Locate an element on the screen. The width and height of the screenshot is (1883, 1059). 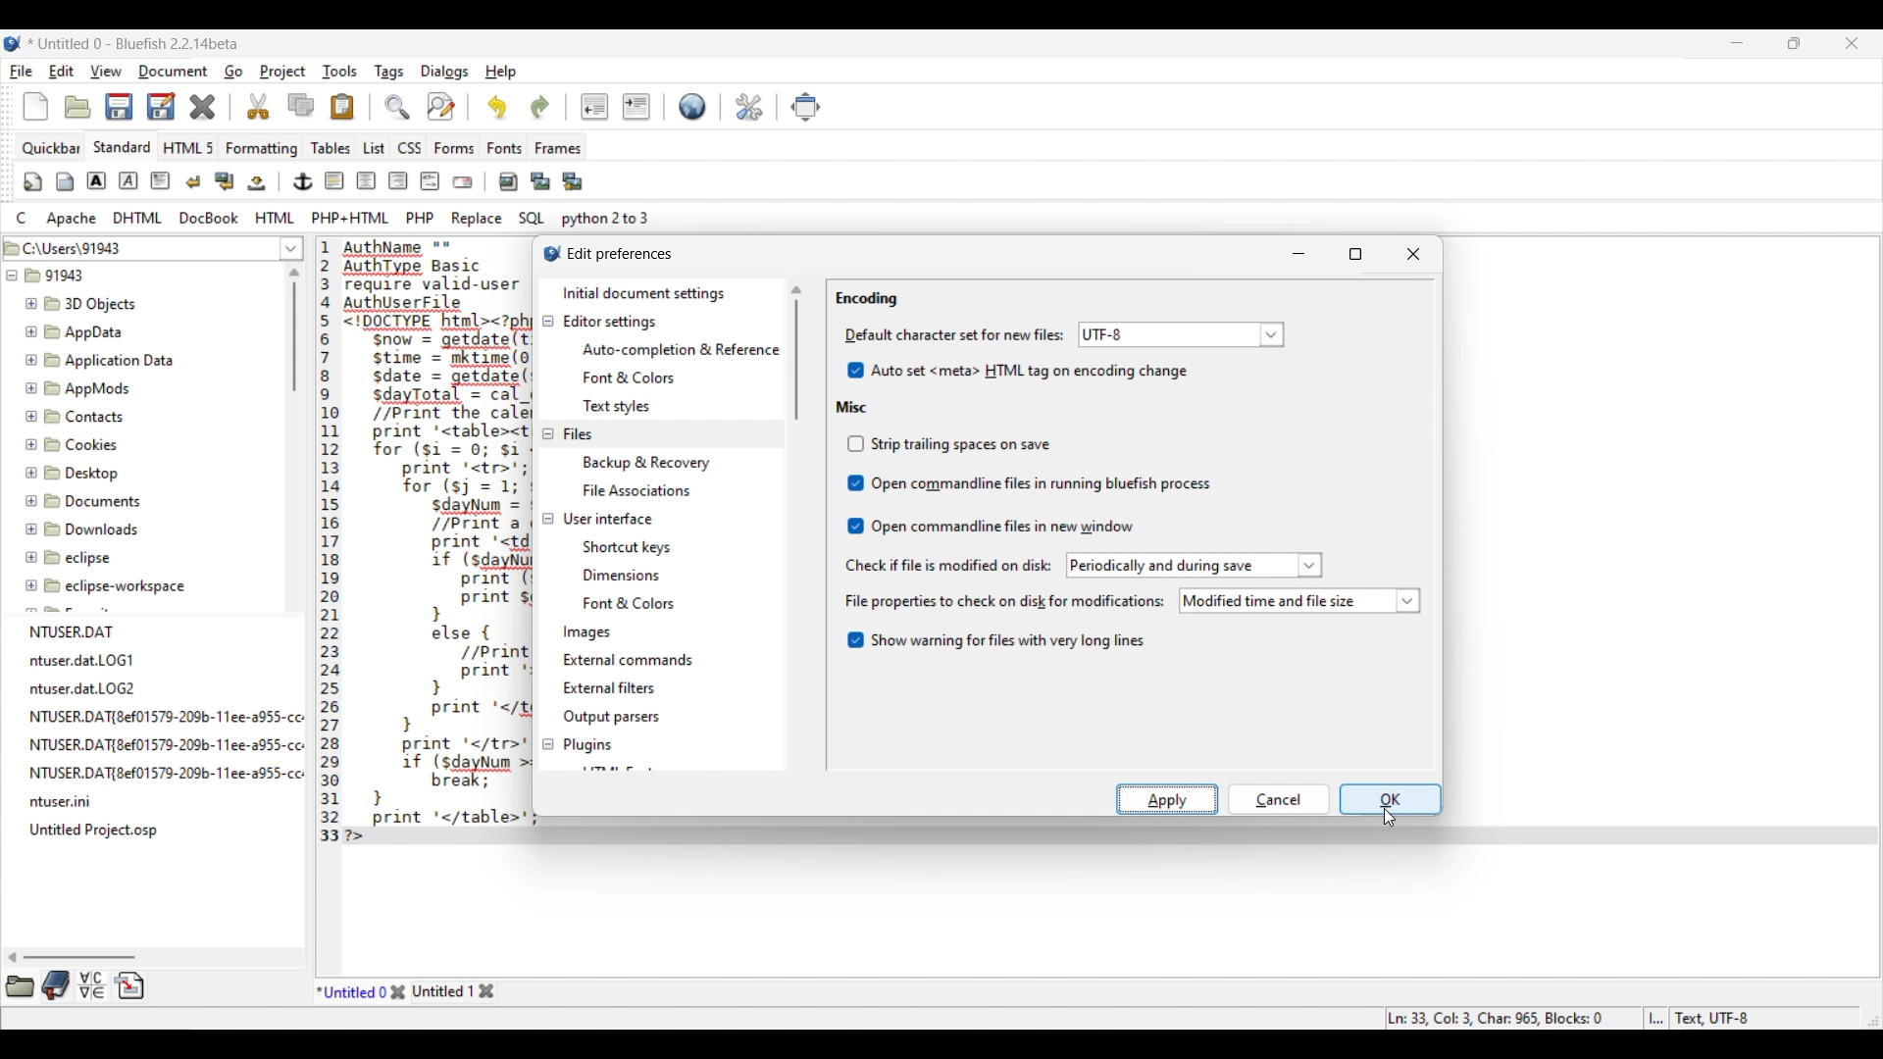
Image and text edit tools is located at coordinates (306, 180).